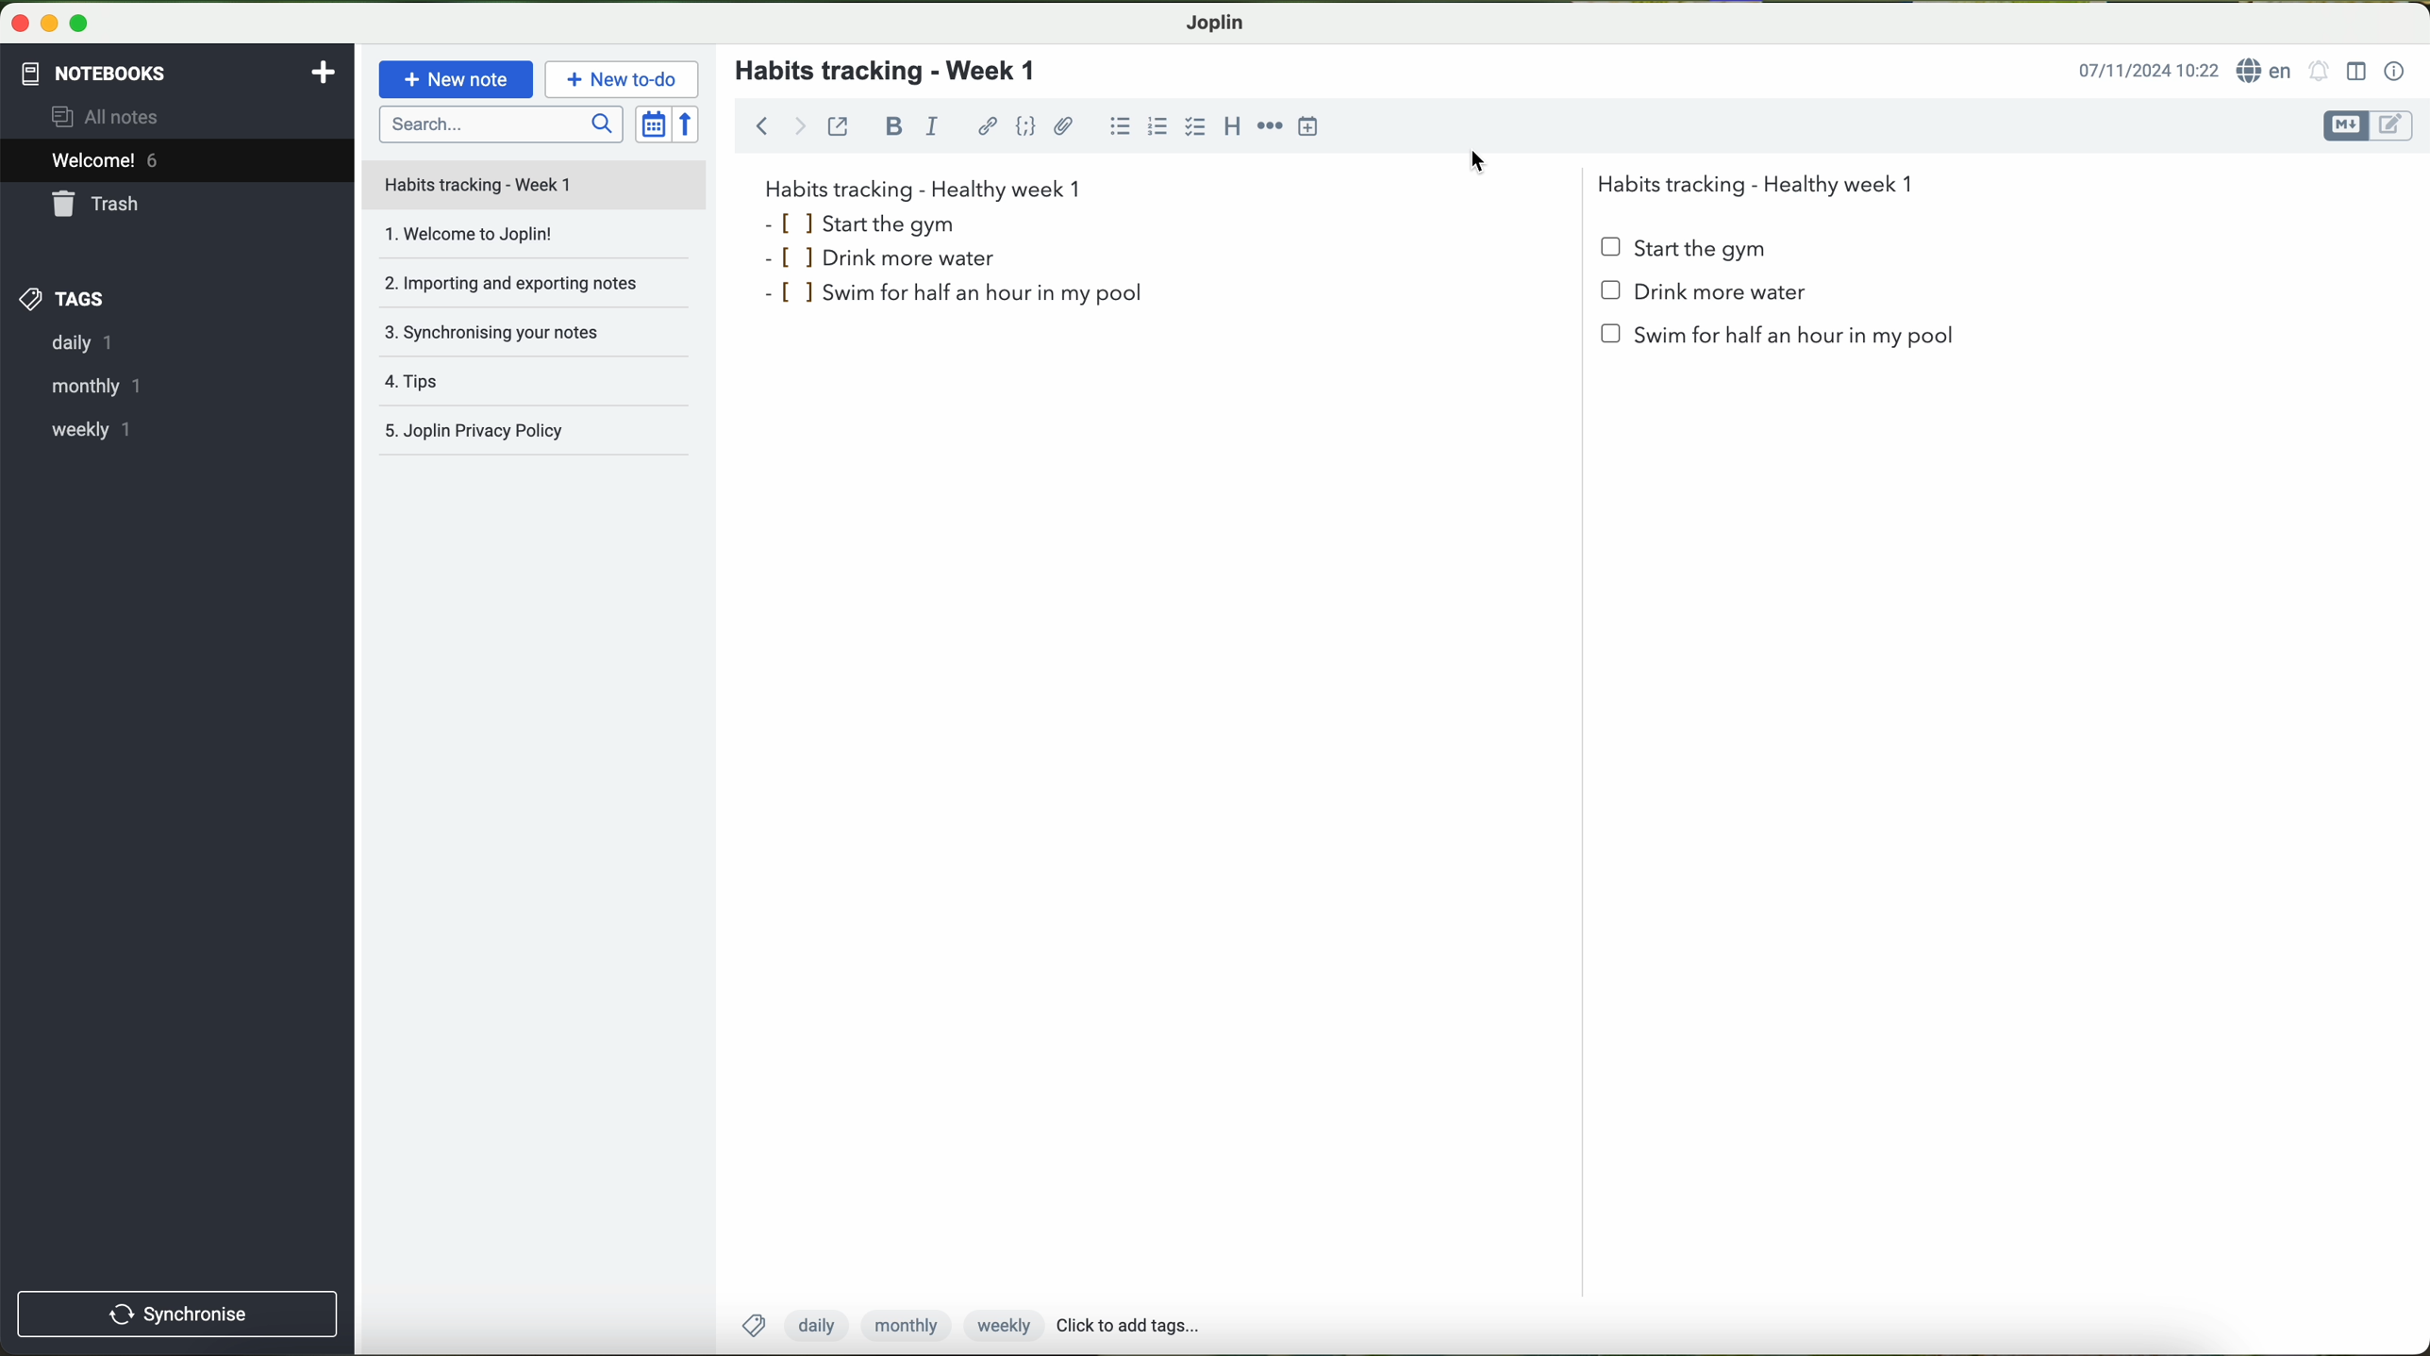 The image size is (2430, 1356). What do you see at coordinates (78, 343) in the screenshot?
I see `daily 1` at bounding box center [78, 343].